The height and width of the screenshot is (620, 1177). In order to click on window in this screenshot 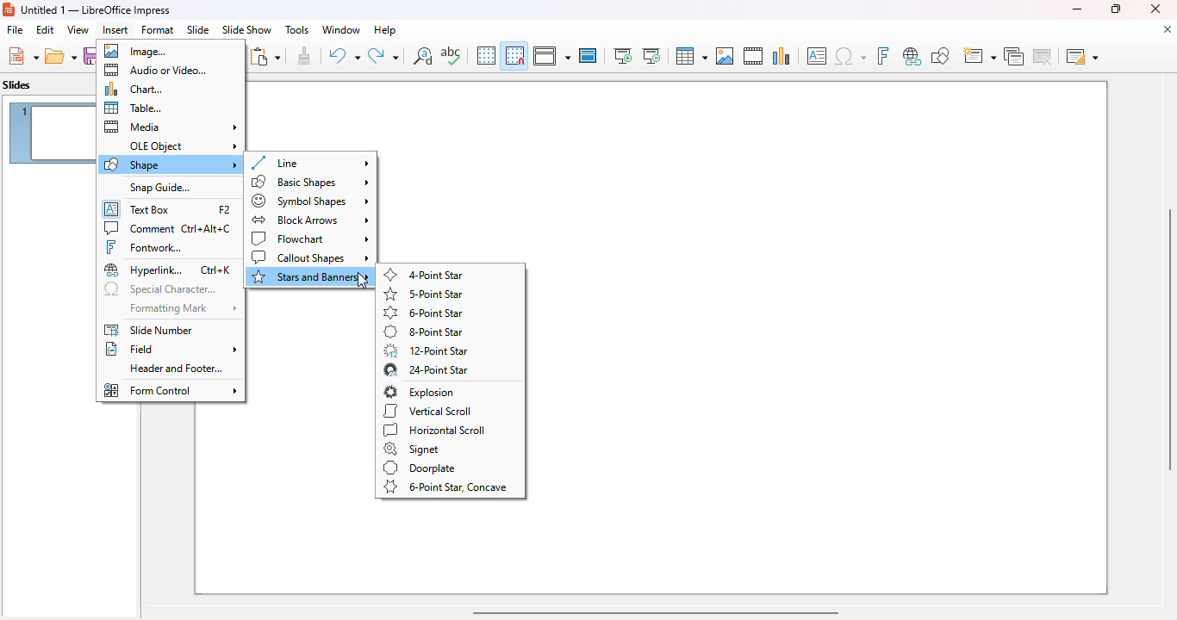, I will do `click(340, 29)`.